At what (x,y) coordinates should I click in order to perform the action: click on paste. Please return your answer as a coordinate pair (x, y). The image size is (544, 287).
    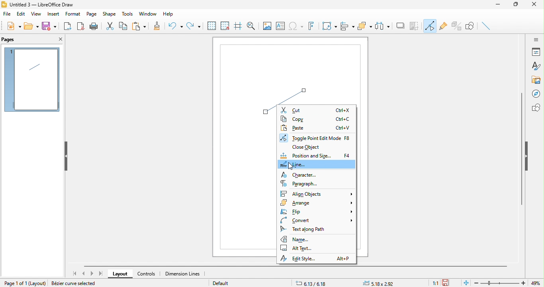
    Looking at the image, I should click on (316, 128).